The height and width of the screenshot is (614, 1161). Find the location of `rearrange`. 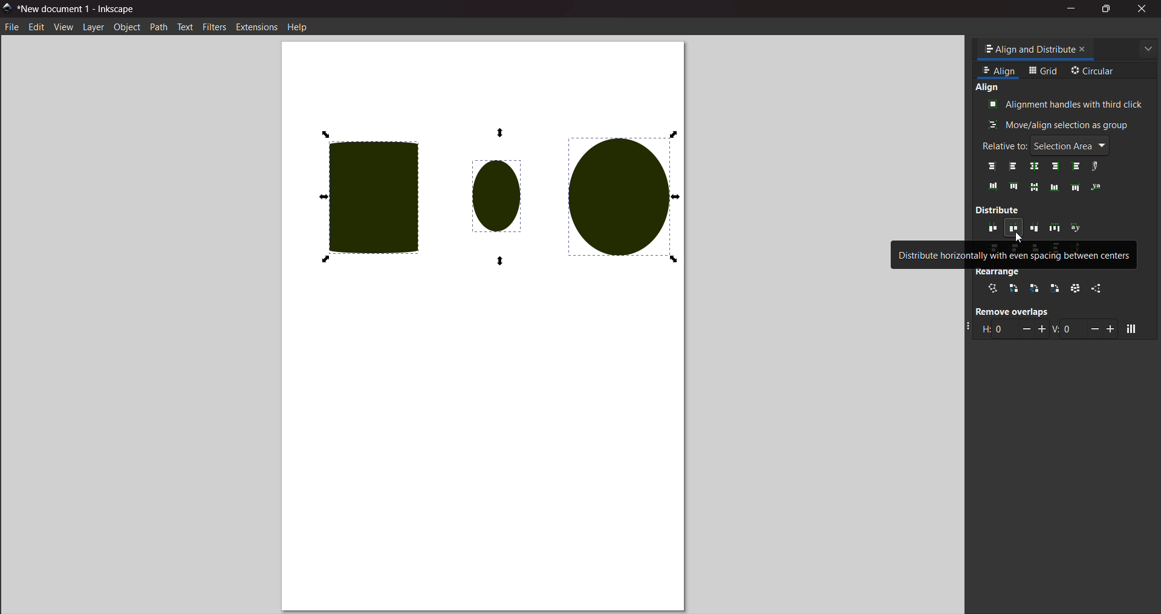

rearrange is located at coordinates (1000, 274).